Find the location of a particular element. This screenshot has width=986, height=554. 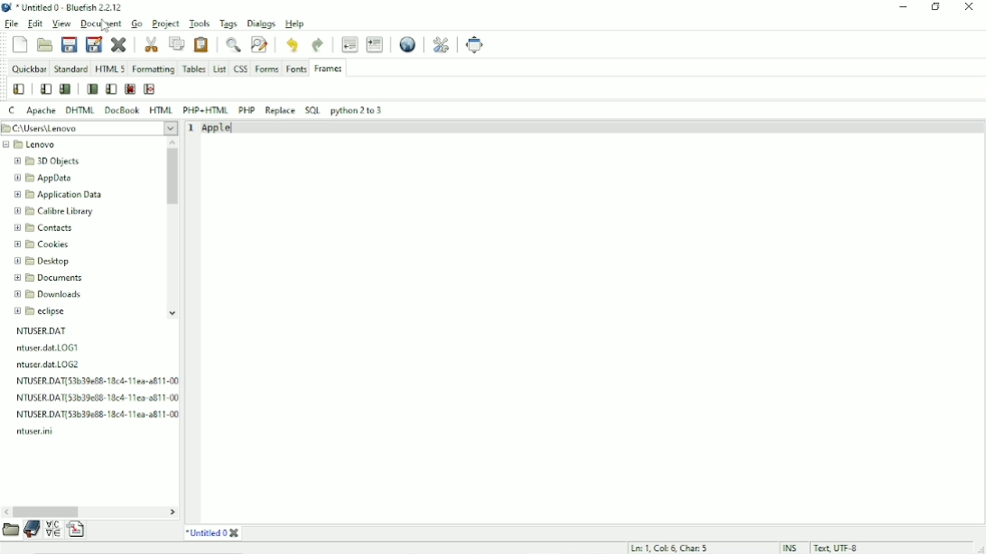

Tables is located at coordinates (194, 69).